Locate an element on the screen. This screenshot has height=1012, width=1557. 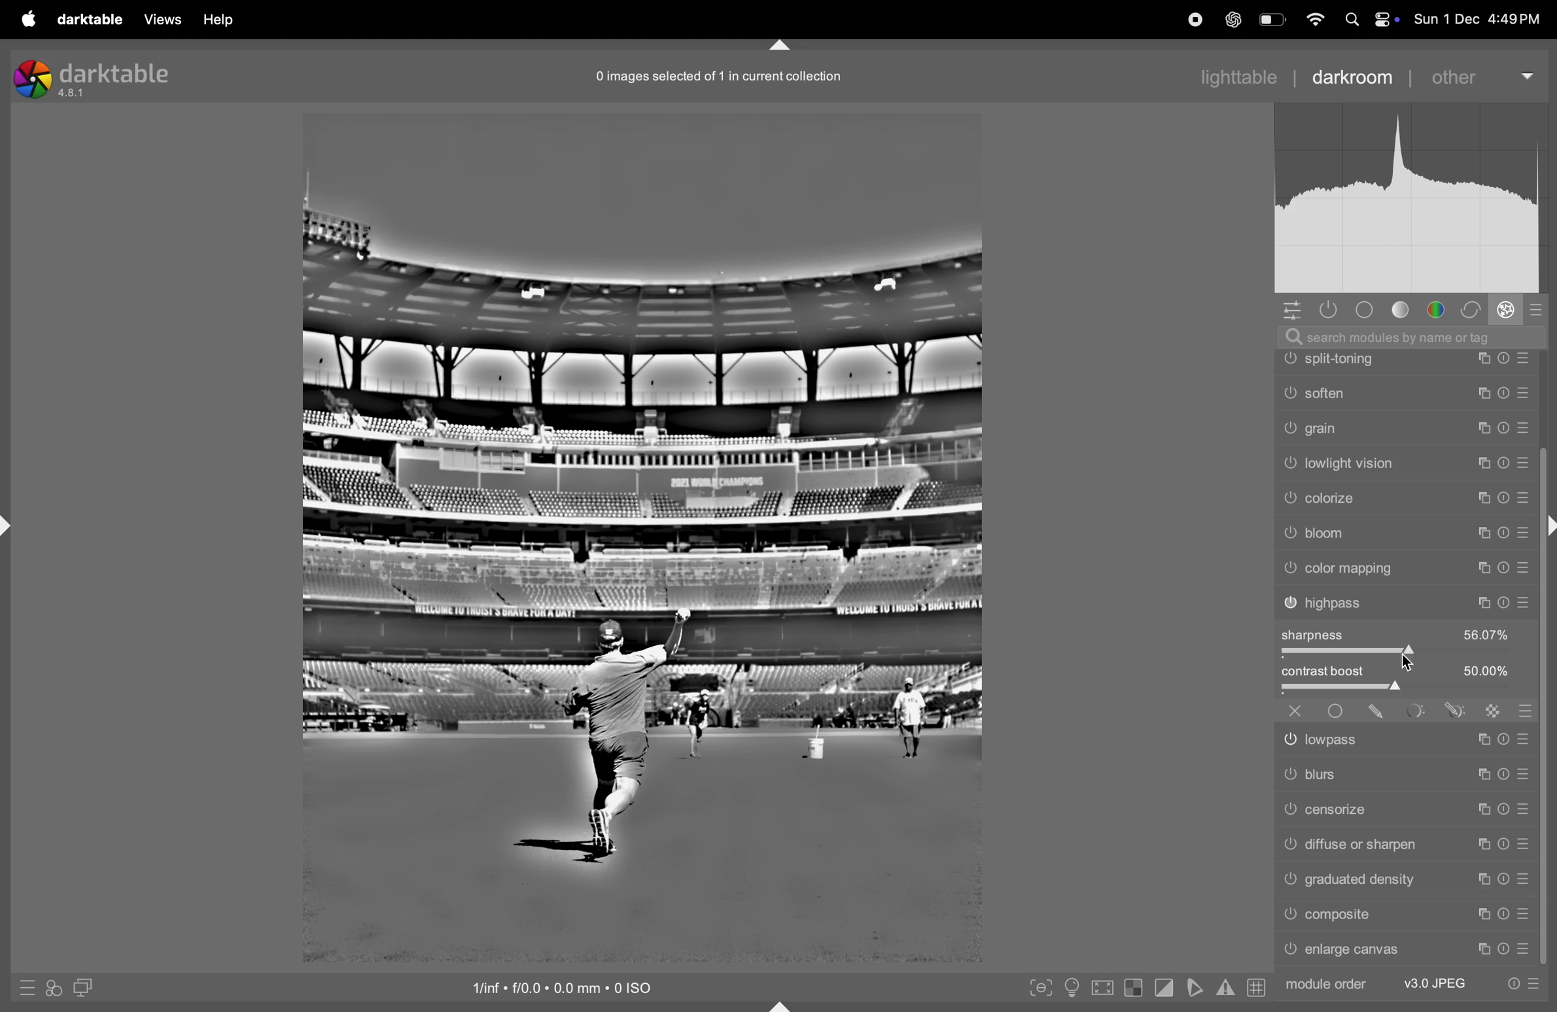
v3 jpeg is located at coordinates (1433, 981).